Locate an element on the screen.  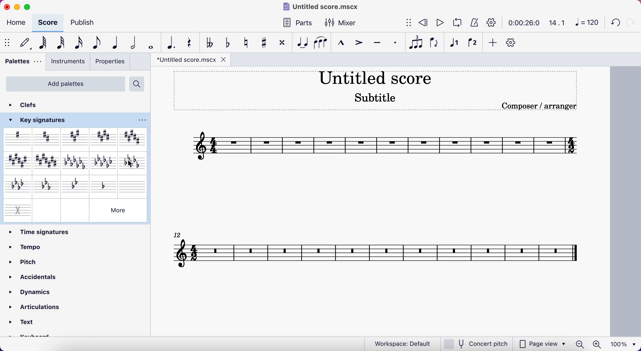
concert pitch is located at coordinates (475, 343).